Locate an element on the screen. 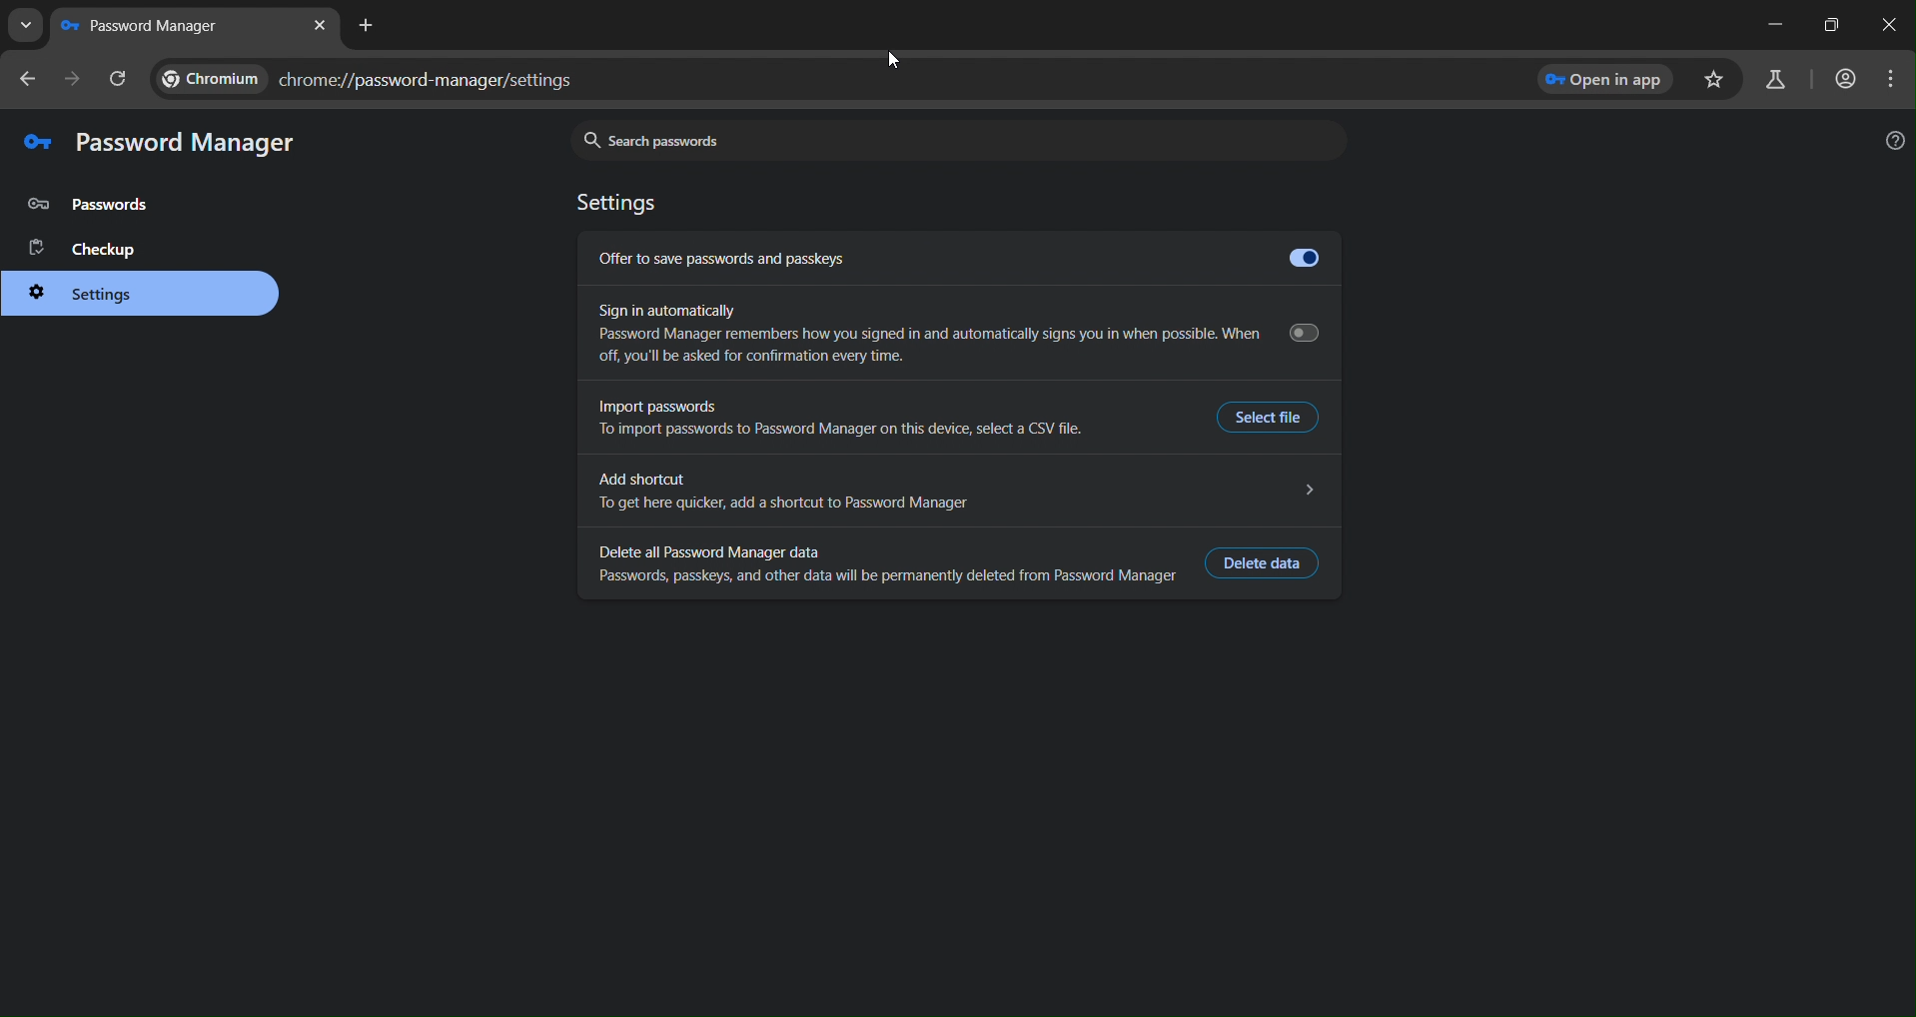 Image resolution: width=1916 pixels, height=1017 pixels. minimize is located at coordinates (1771, 24).